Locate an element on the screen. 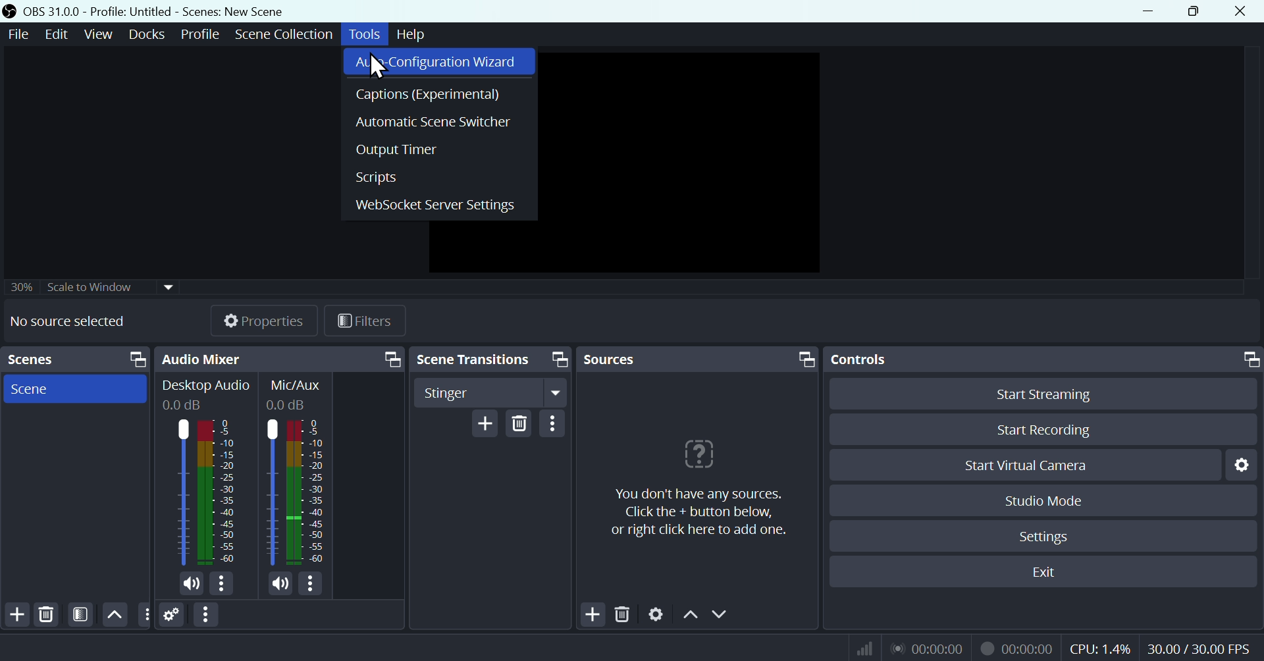 This screenshot has height=661, width=1264. Auto configuration wizard is located at coordinates (439, 61).